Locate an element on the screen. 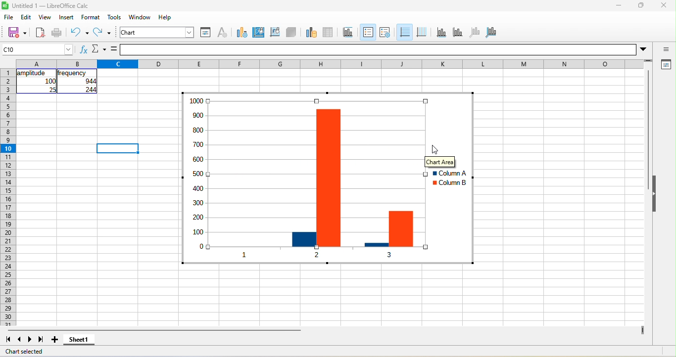 The image size is (676, 357). maximize is located at coordinates (639, 6).